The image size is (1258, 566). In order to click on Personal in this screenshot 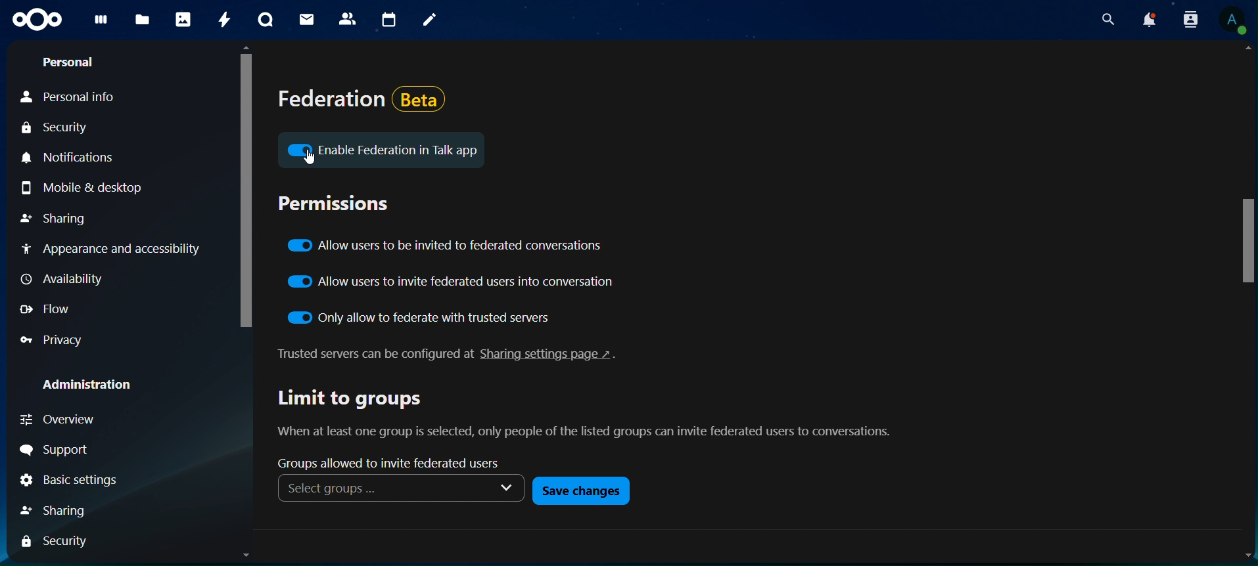, I will do `click(70, 62)`.